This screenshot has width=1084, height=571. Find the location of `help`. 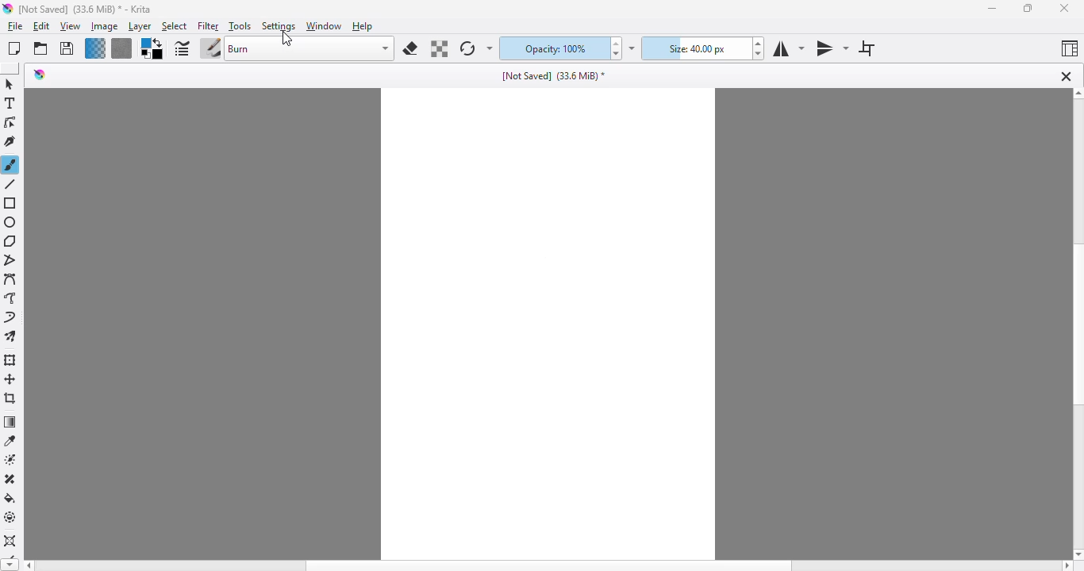

help is located at coordinates (363, 26).